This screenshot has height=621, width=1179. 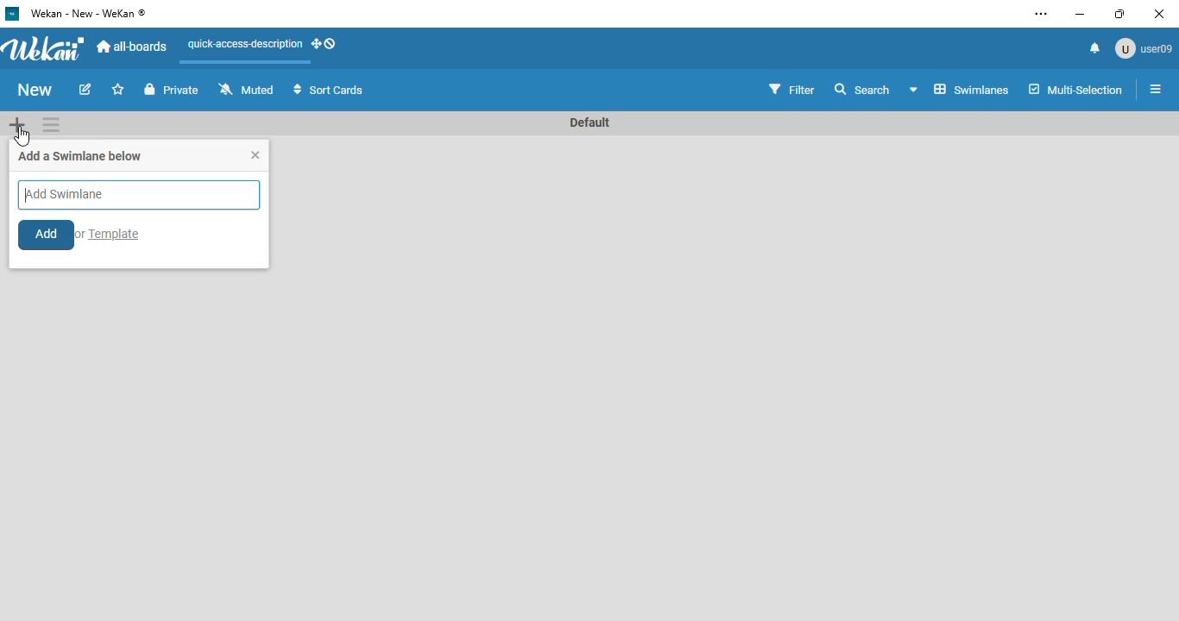 What do you see at coordinates (244, 44) in the screenshot?
I see `quick-access-description` at bounding box center [244, 44].